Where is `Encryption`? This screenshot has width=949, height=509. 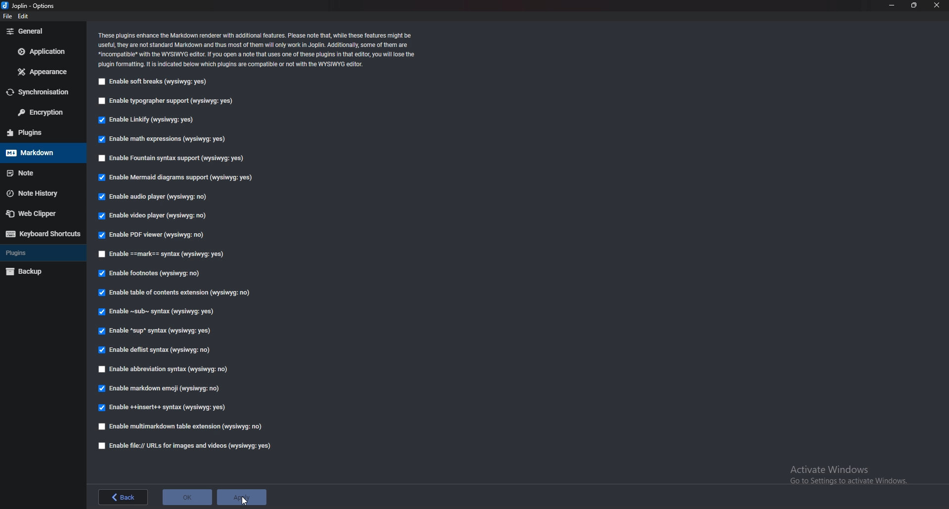
Encryption is located at coordinates (43, 113).